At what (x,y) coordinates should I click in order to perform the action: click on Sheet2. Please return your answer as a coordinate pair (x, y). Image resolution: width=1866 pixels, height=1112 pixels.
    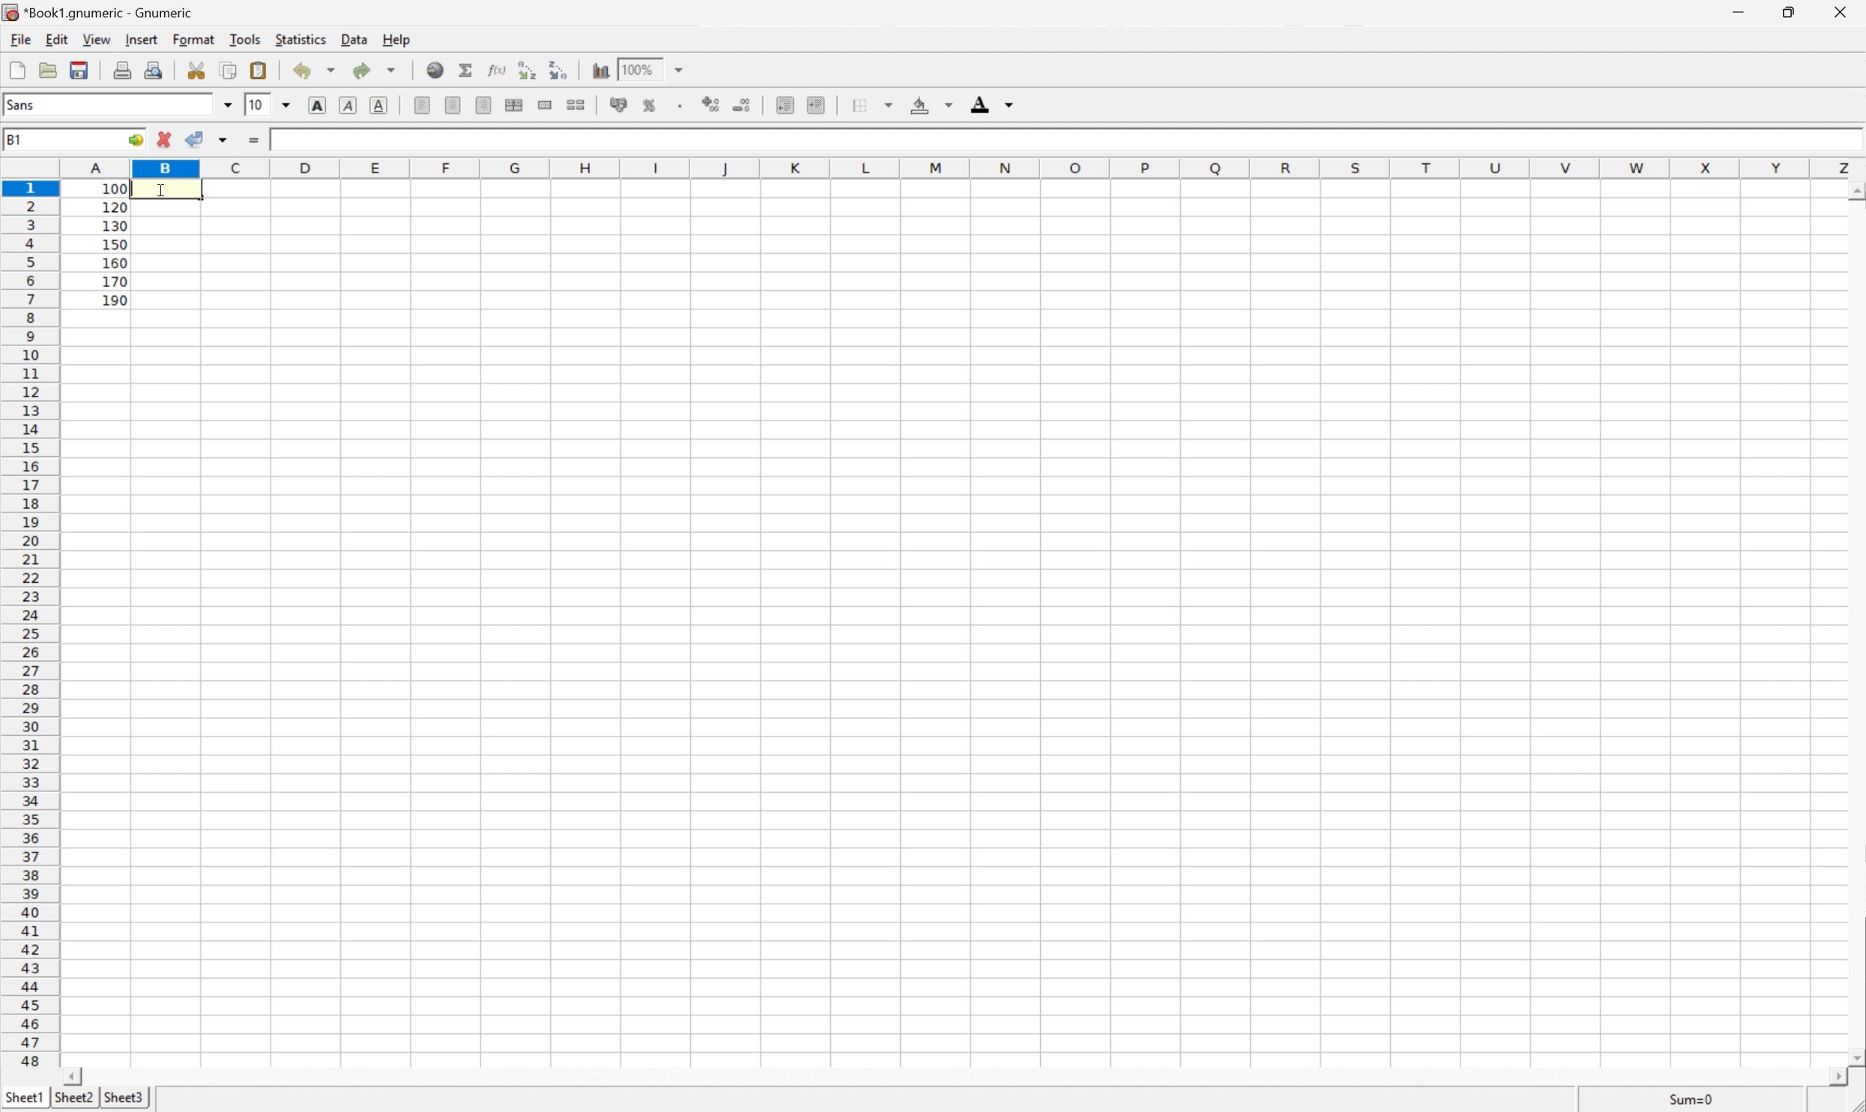
    Looking at the image, I should click on (75, 1098).